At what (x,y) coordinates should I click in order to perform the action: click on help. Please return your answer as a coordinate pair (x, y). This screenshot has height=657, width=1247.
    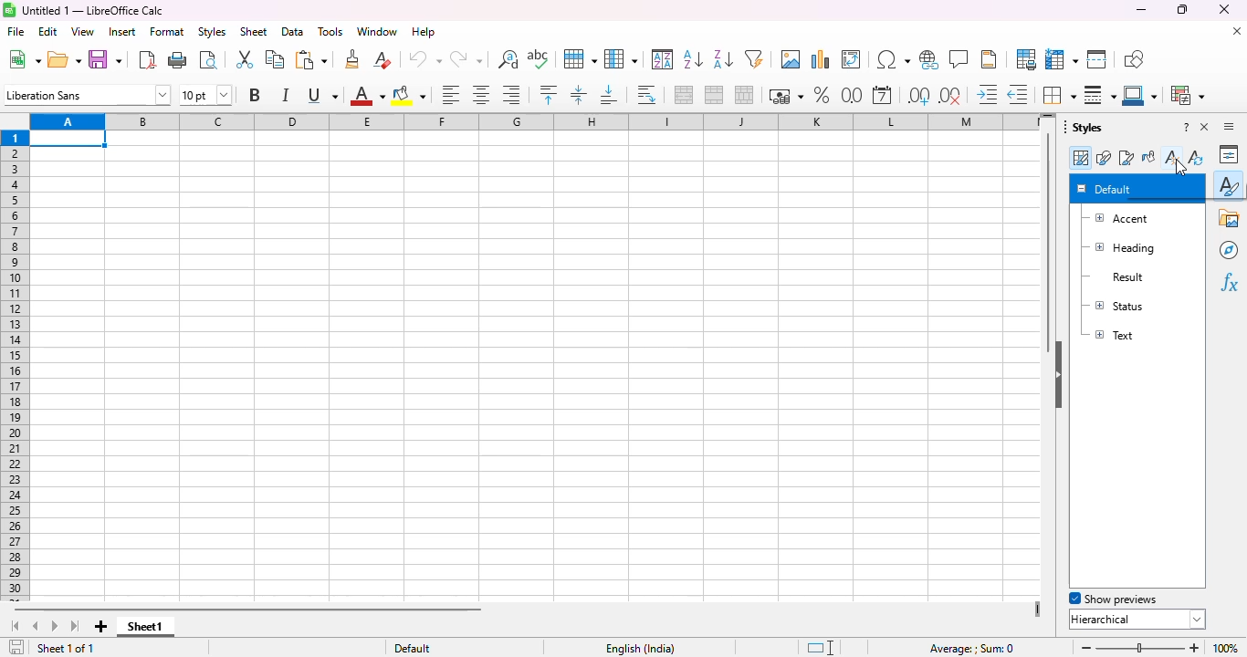
    Looking at the image, I should click on (424, 32).